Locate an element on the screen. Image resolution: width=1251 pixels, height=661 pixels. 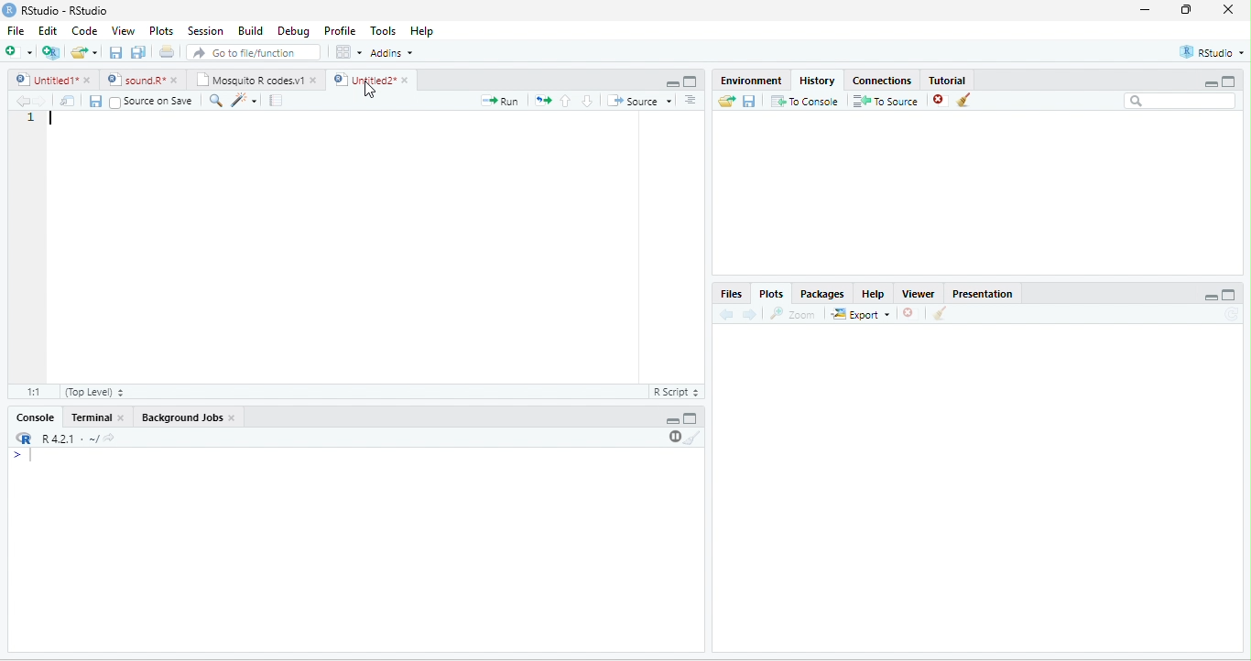
Run file is located at coordinates (499, 101).